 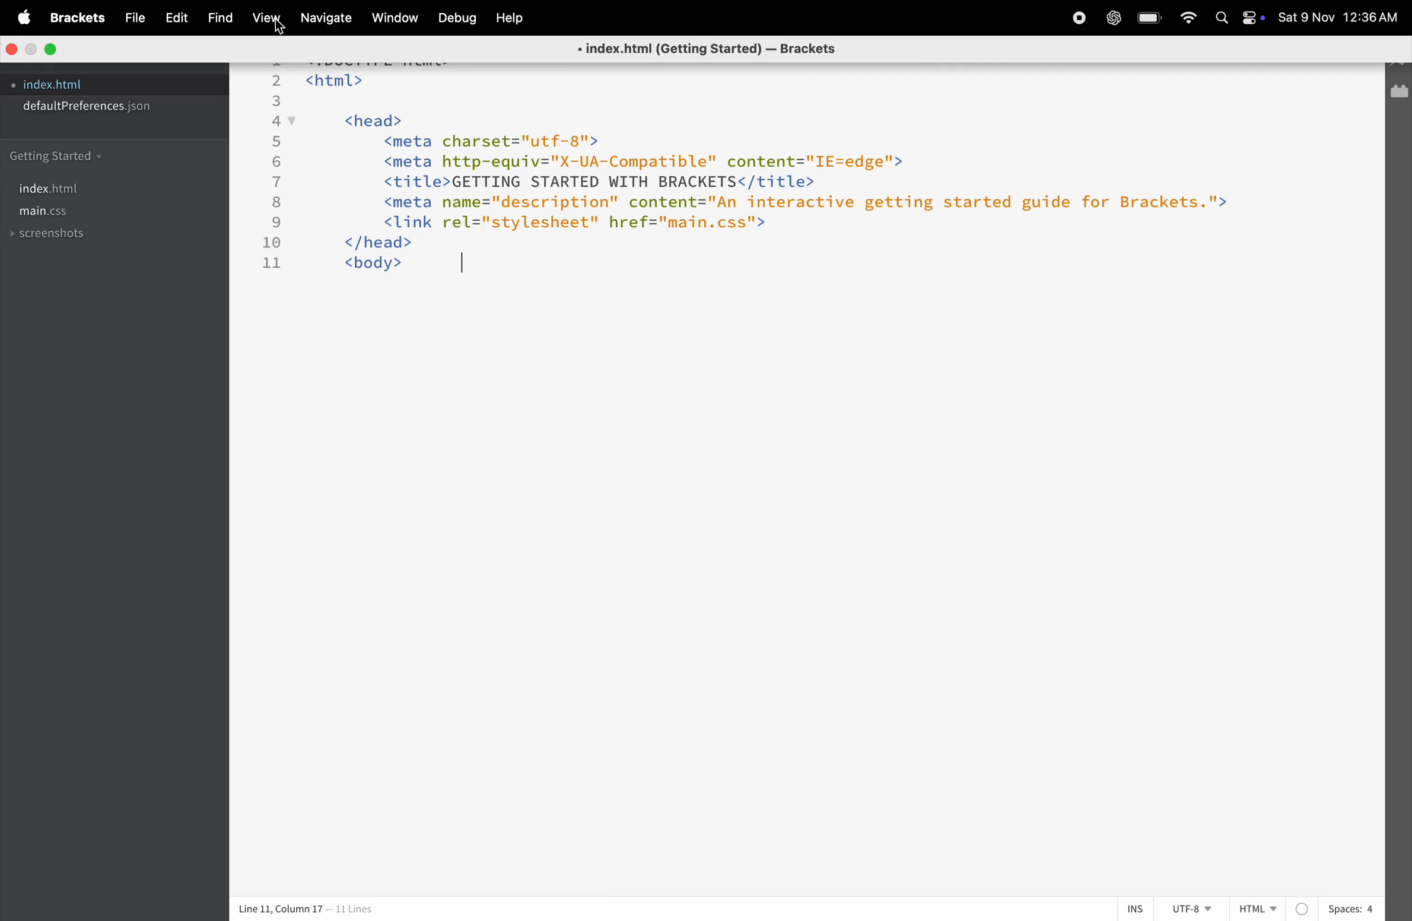 What do you see at coordinates (219, 18) in the screenshot?
I see `find` at bounding box center [219, 18].